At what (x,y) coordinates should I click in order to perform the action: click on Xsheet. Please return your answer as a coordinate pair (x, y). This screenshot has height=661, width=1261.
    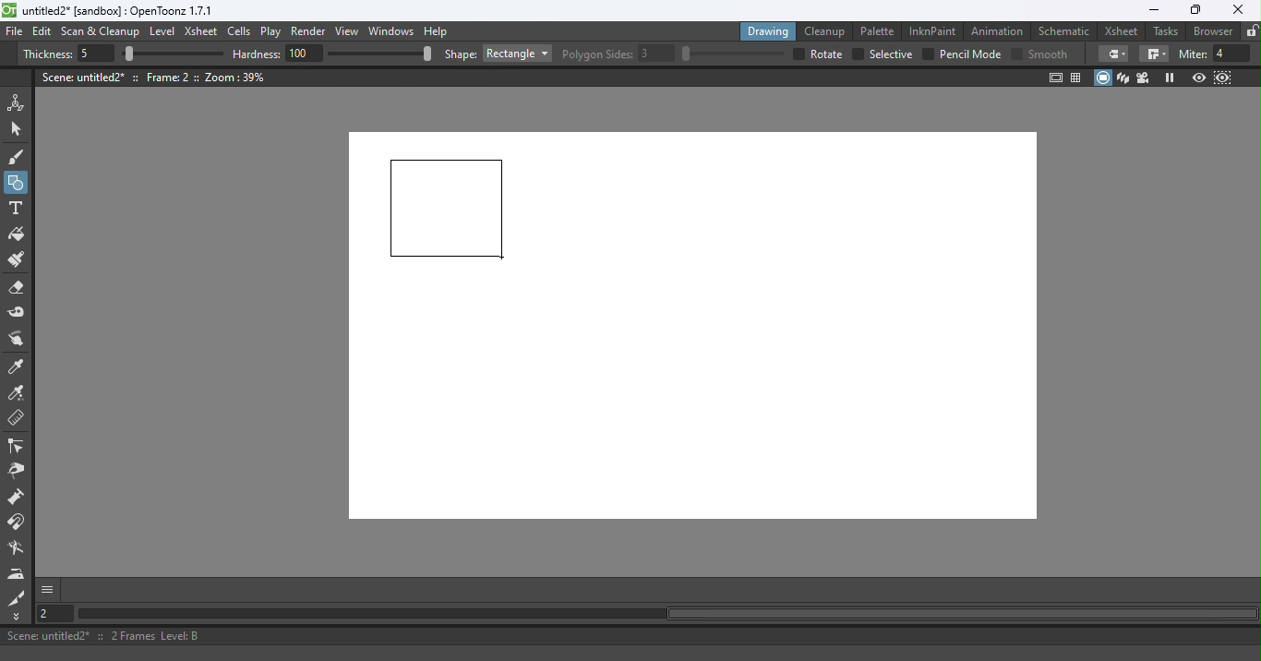
    Looking at the image, I should click on (1123, 30).